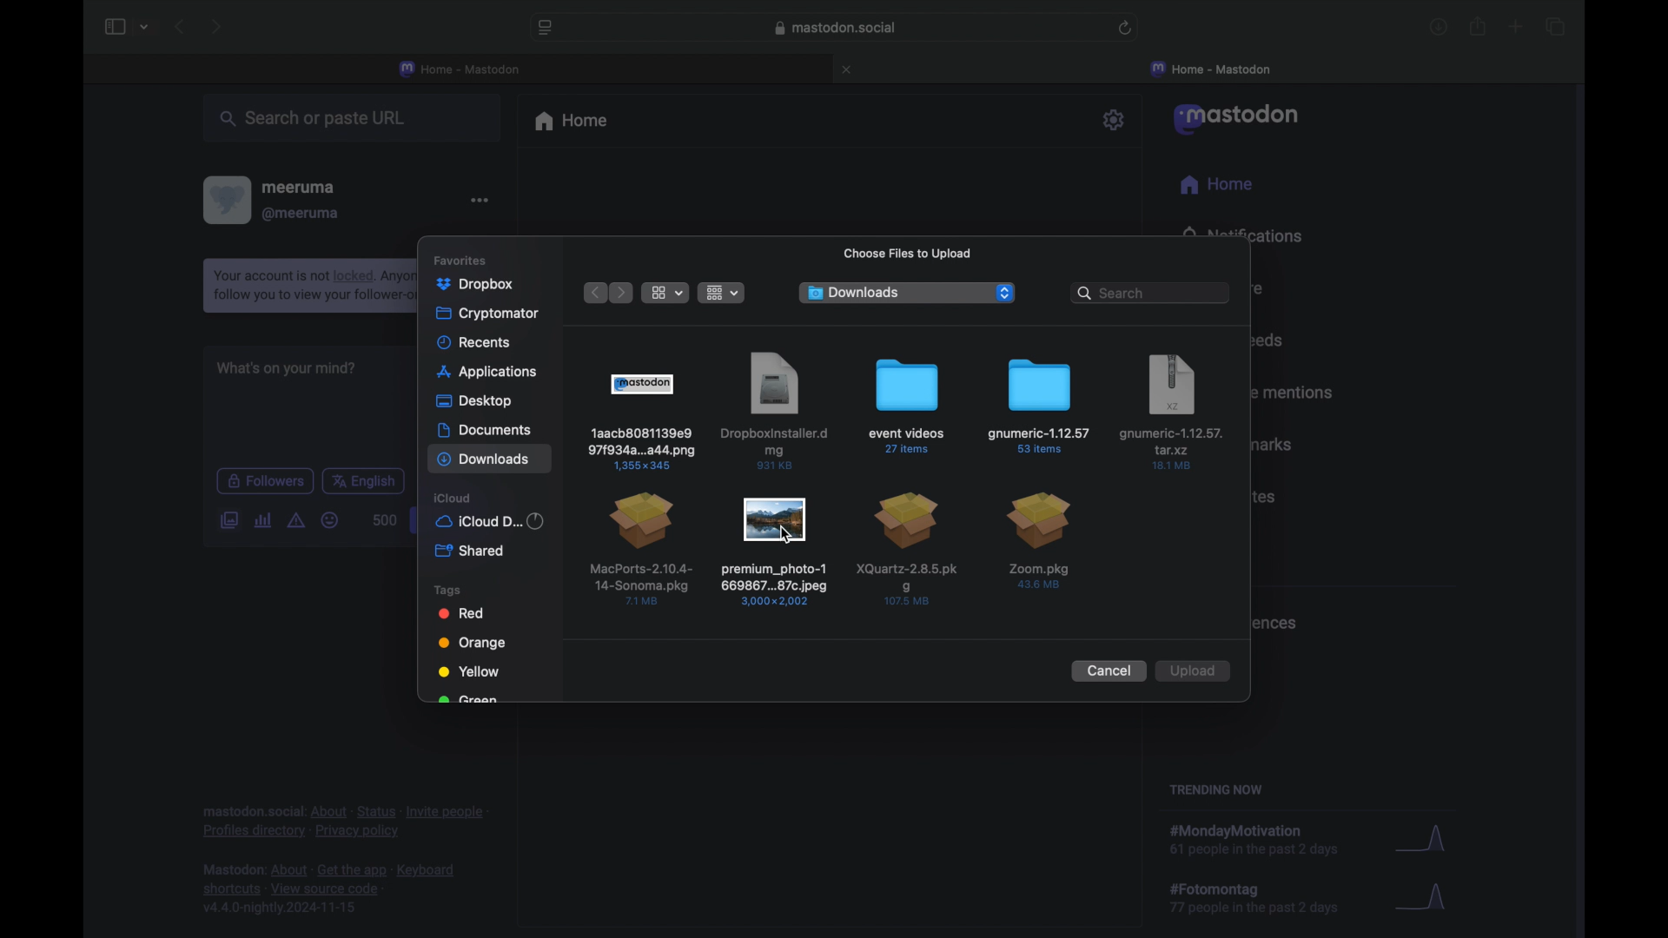 This screenshot has height=938, width=1668. Describe the element at coordinates (181, 28) in the screenshot. I see `previous` at that location.